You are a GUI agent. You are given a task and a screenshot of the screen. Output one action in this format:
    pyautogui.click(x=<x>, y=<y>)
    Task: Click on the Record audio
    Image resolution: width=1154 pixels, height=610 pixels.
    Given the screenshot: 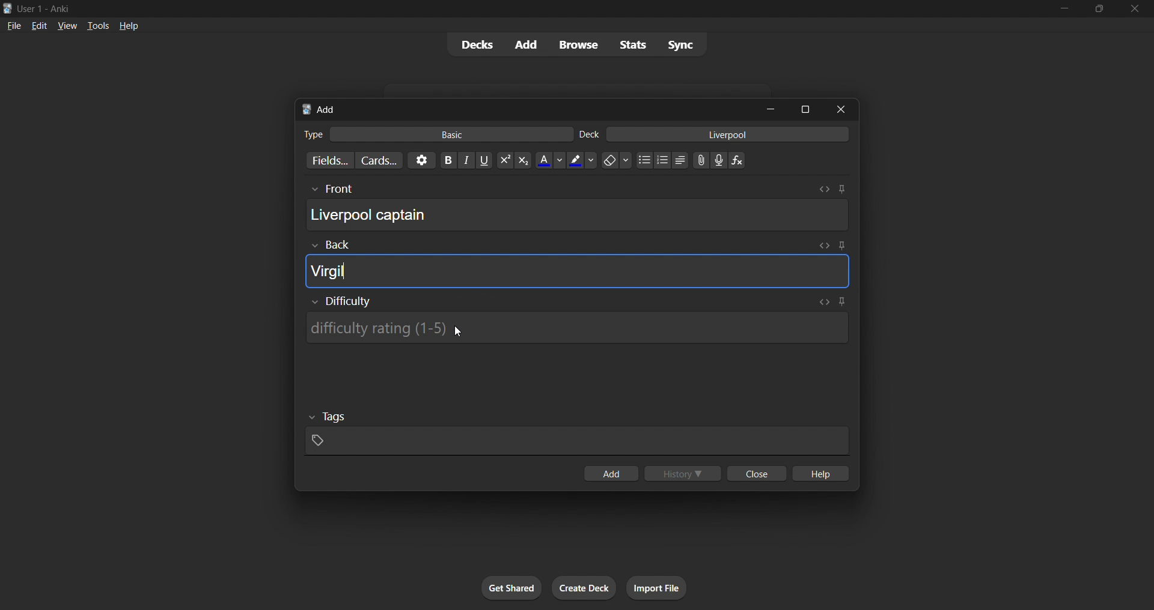 What is the action you would take?
    pyautogui.click(x=719, y=160)
    